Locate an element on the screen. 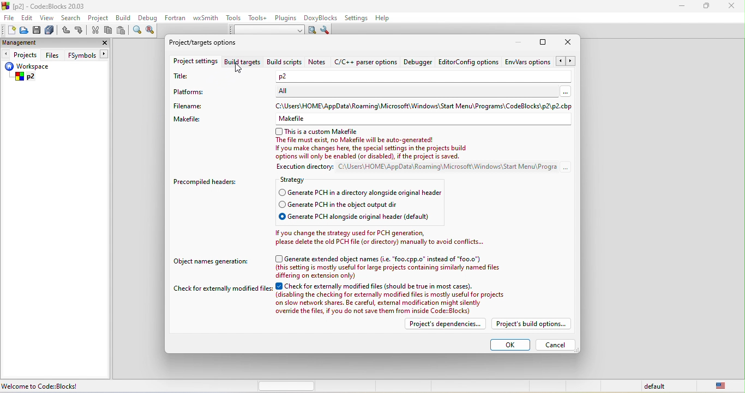 The width and height of the screenshot is (745, 393). fortran is located at coordinates (177, 20).